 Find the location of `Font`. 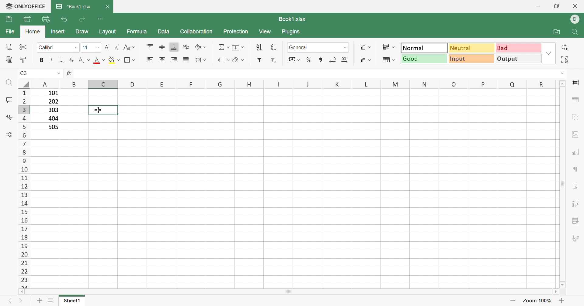

Font is located at coordinates (48, 48).